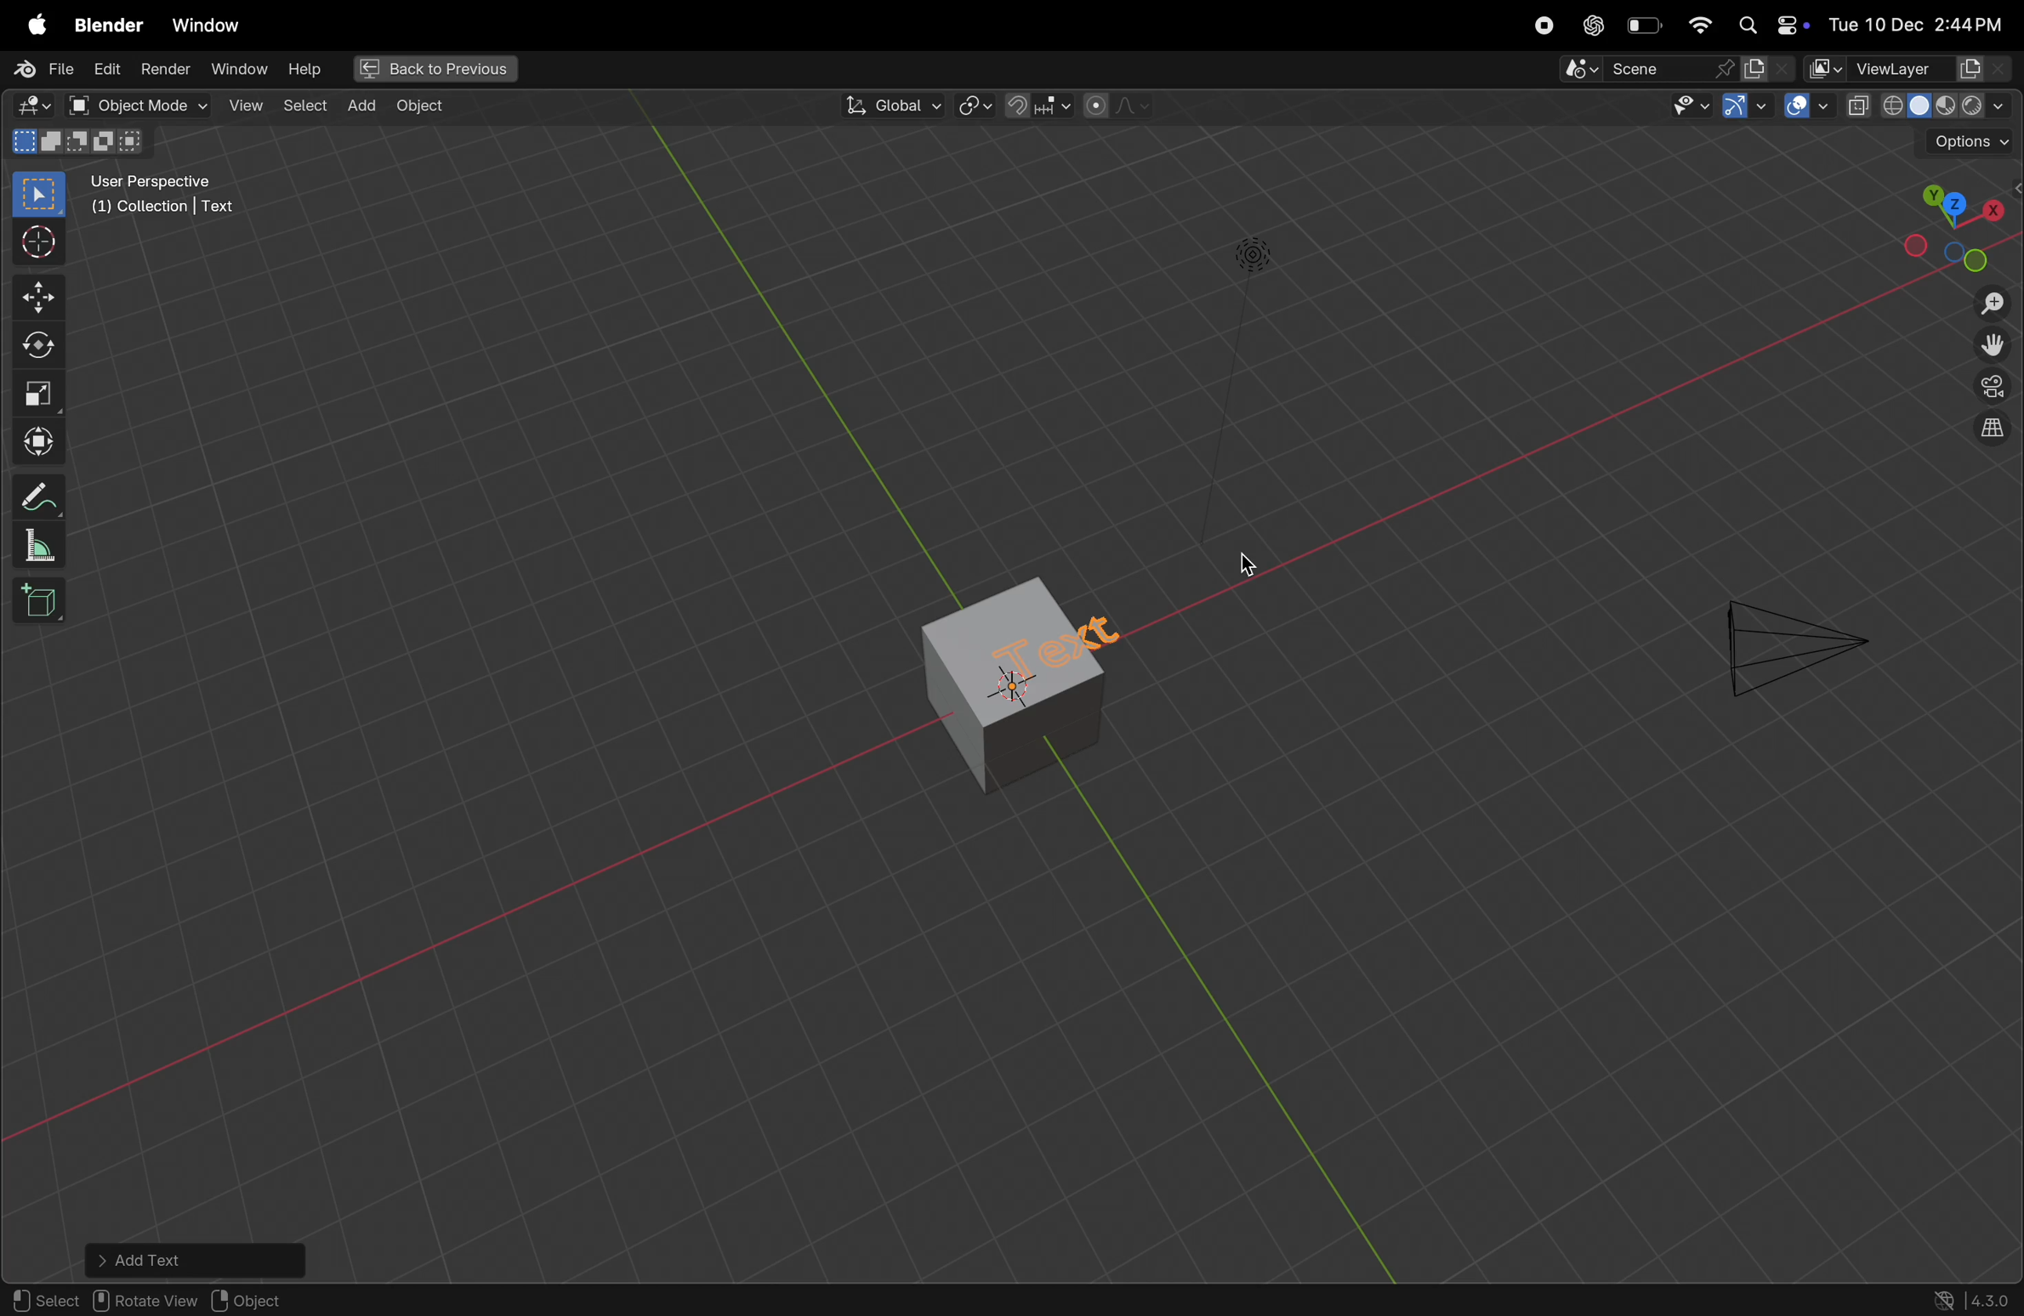  Describe the element at coordinates (165, 69) in the screenshot. I see `render` at that location.